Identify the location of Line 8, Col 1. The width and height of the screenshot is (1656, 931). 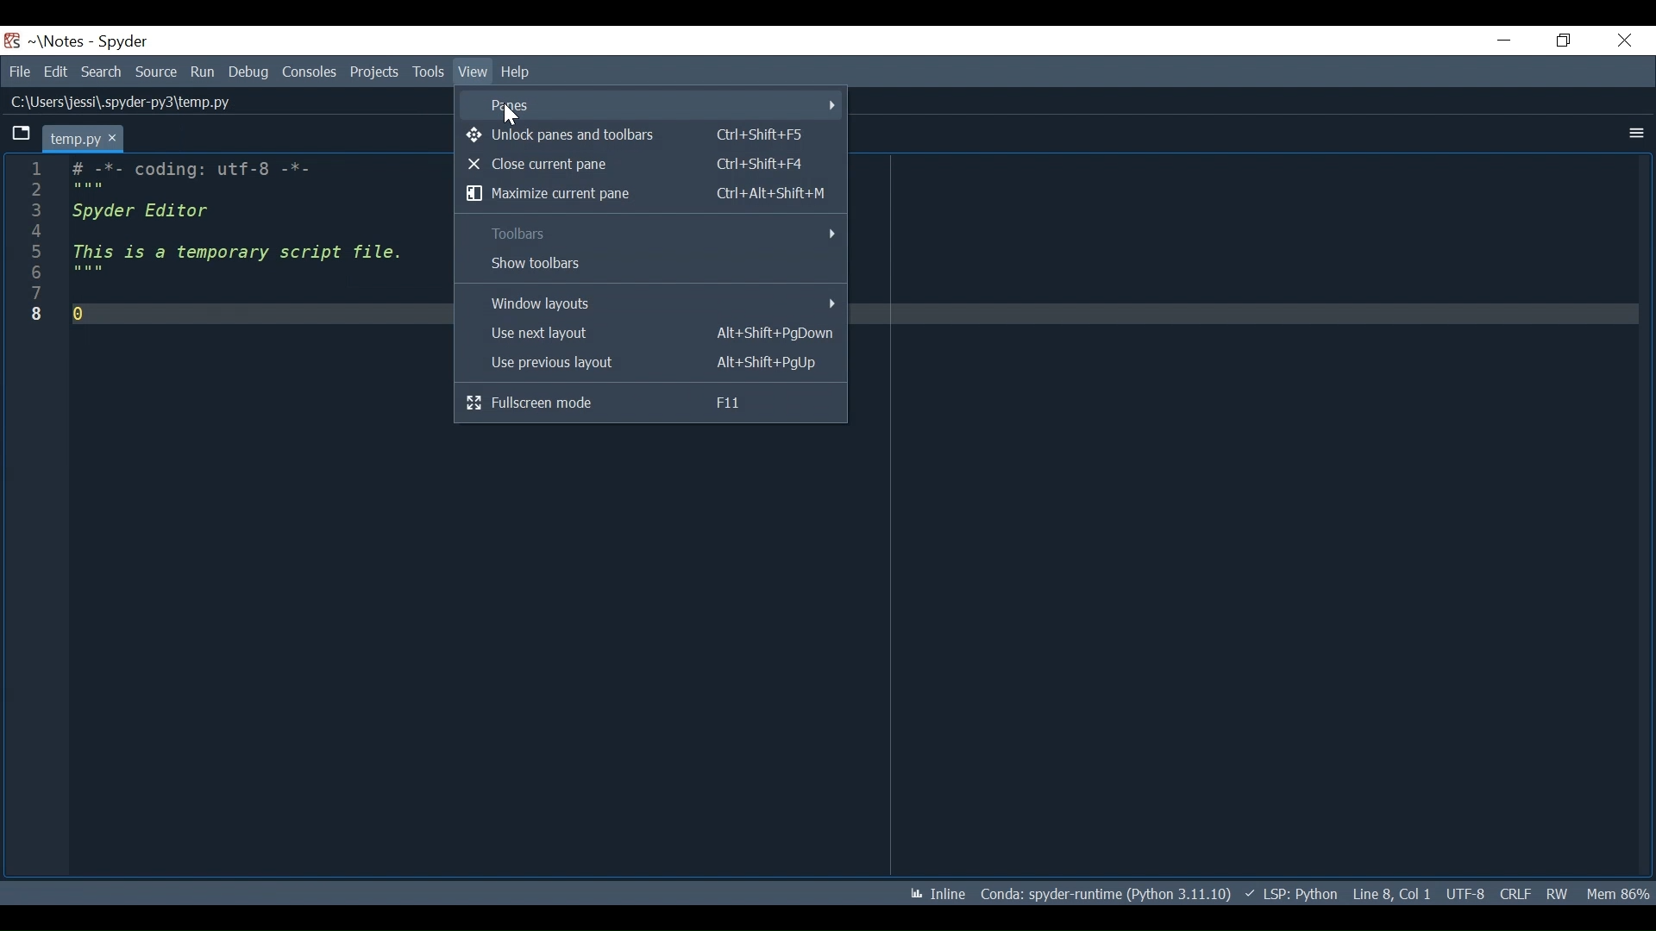
(1390, 895).